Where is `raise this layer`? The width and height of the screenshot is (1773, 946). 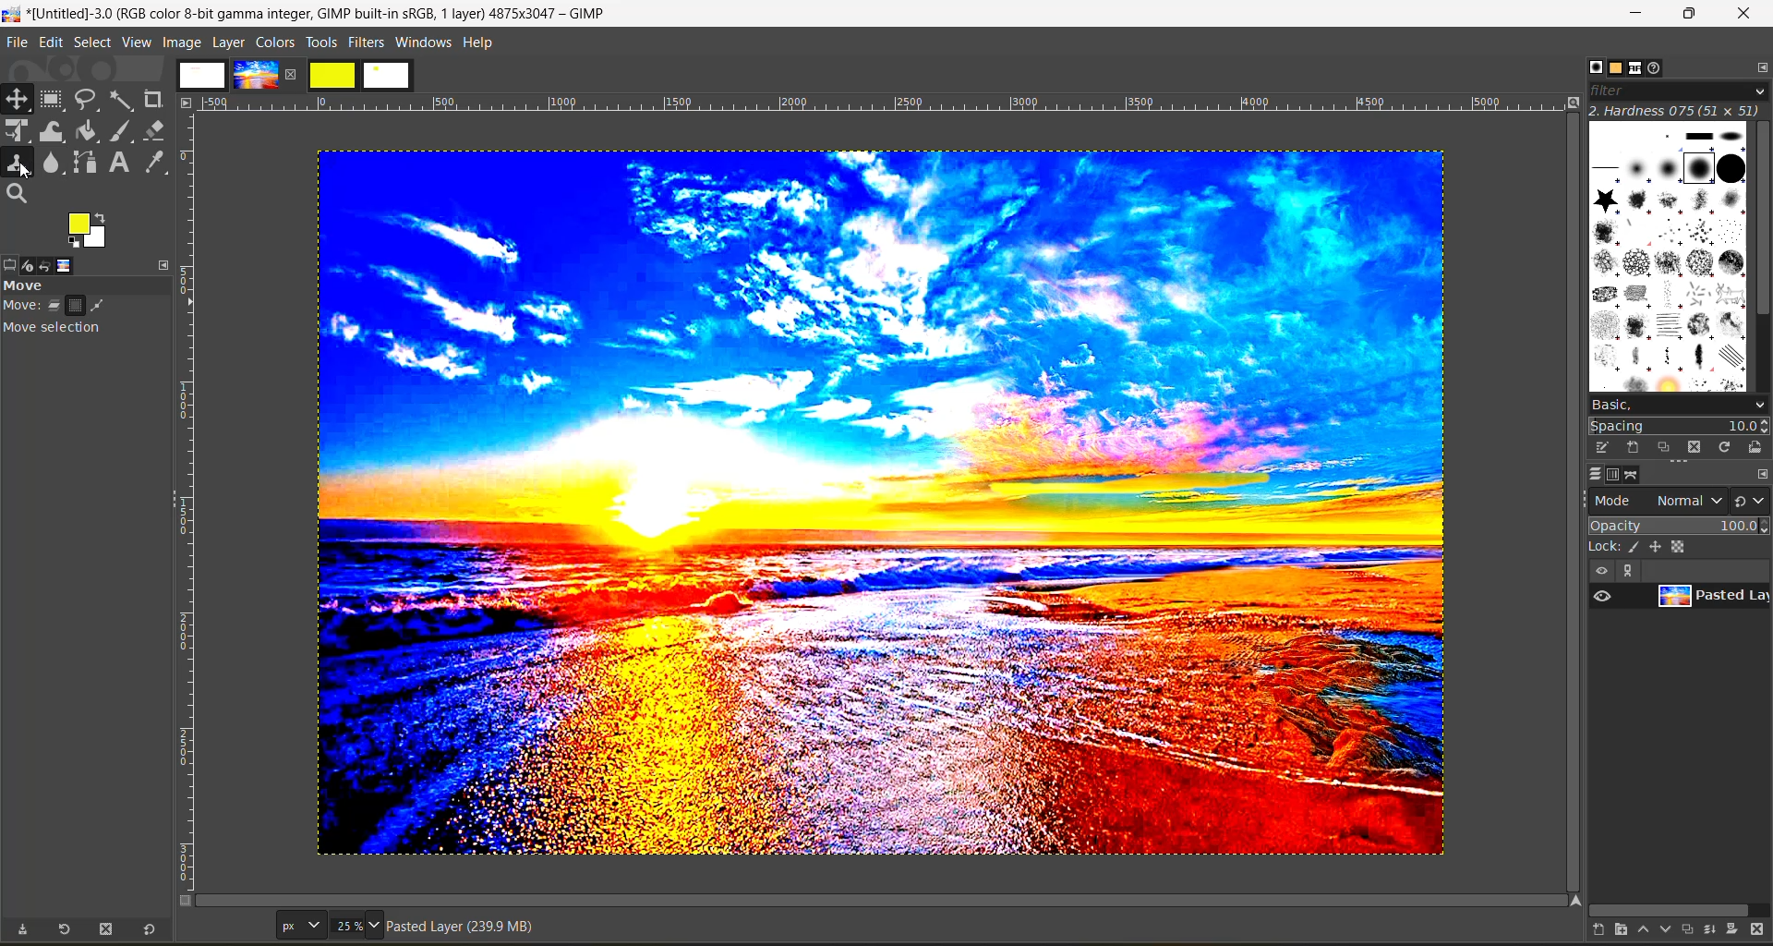
raise this layer is located at coordinates (1635, 930).